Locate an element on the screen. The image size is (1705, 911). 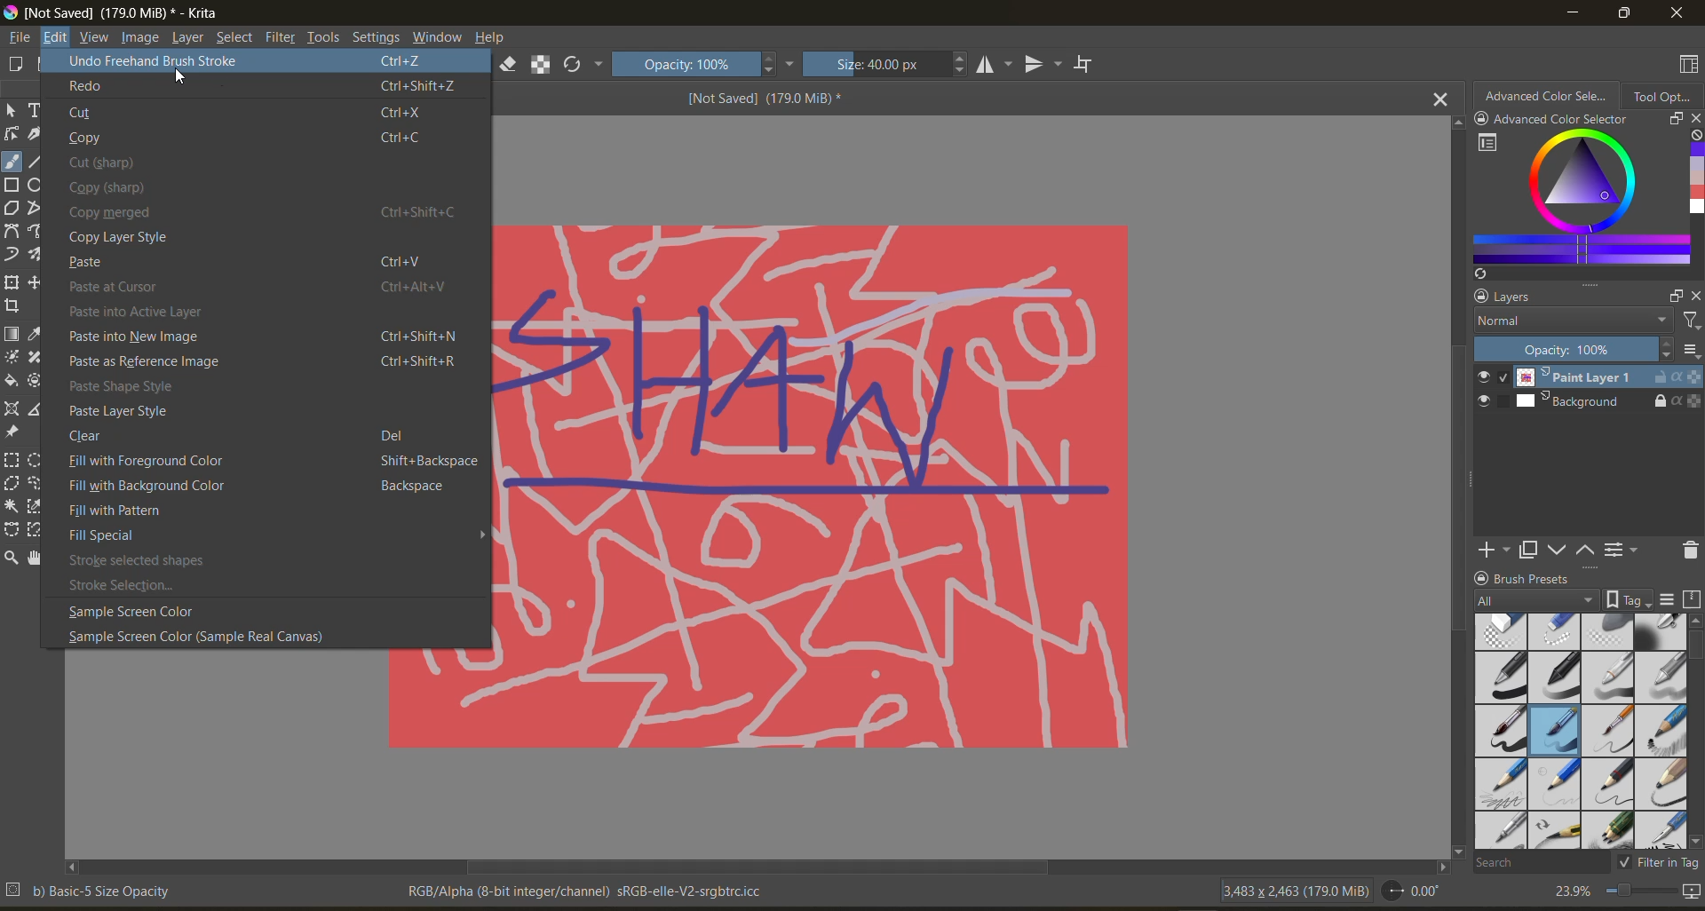
close docker is located at coordinates (1694, 119).